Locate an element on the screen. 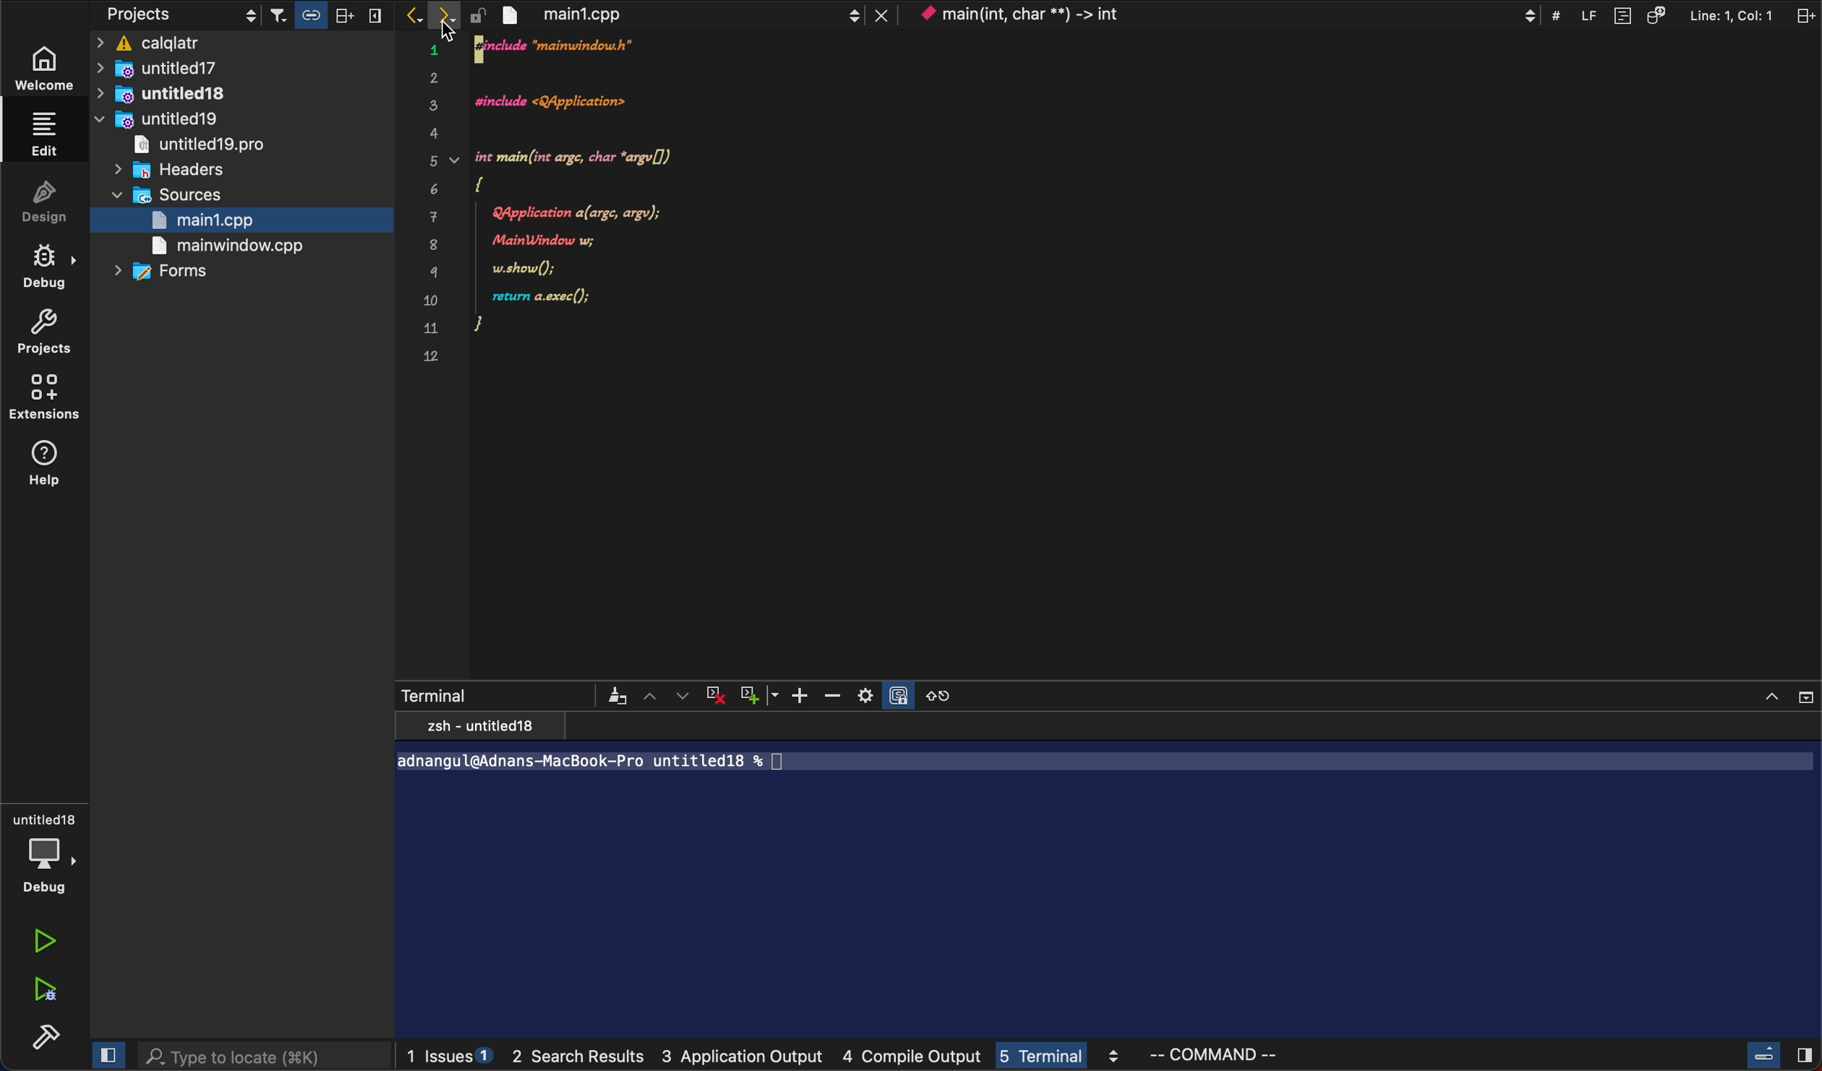  arrow down is located at coordinates (683, 696).